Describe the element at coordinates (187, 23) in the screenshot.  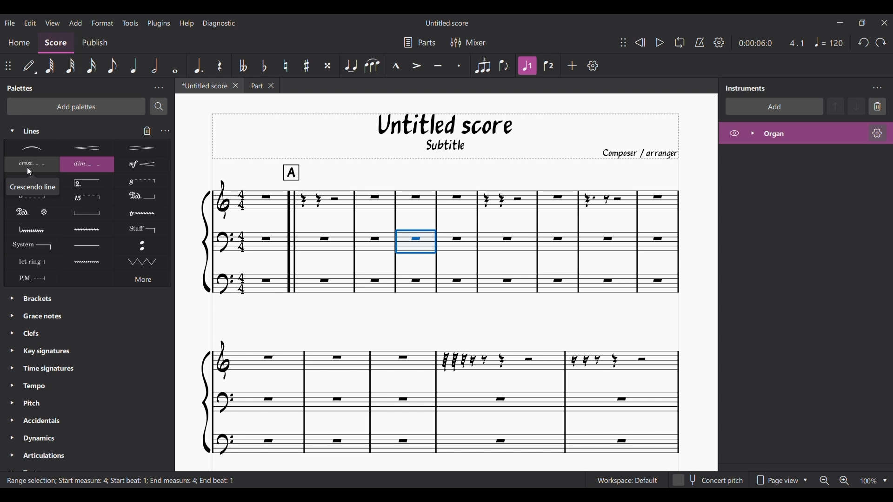
I see `Help menu` at that location.